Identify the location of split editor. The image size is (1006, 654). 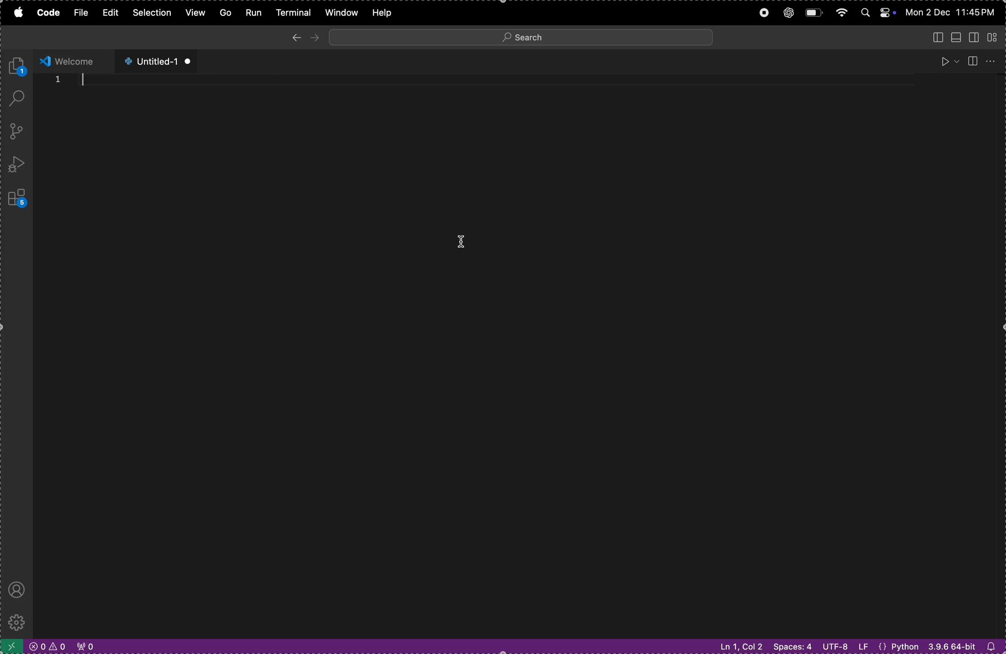
(972, 59).